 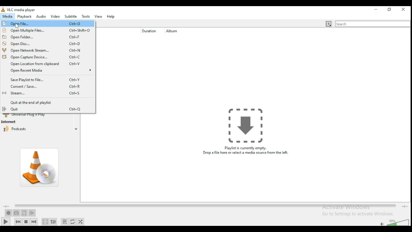 What do you see at coordinates (47, 110) in the screenshot?
I see `quit` at bounding box center [47, 110].